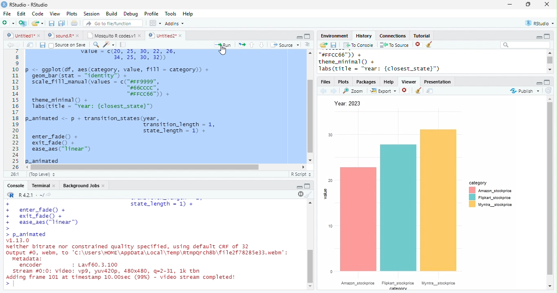  I want to click on To Console, so click(359, 45).